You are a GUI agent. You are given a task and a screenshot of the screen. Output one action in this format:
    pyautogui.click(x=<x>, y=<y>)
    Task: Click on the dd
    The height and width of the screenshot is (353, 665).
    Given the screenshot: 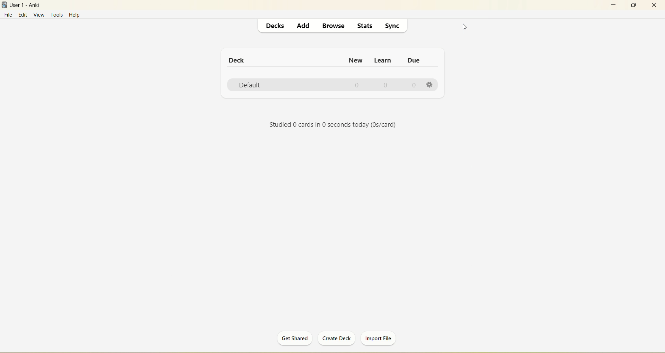 What is the action you would take?
    pyautogui.click(x=304, y=27)
    